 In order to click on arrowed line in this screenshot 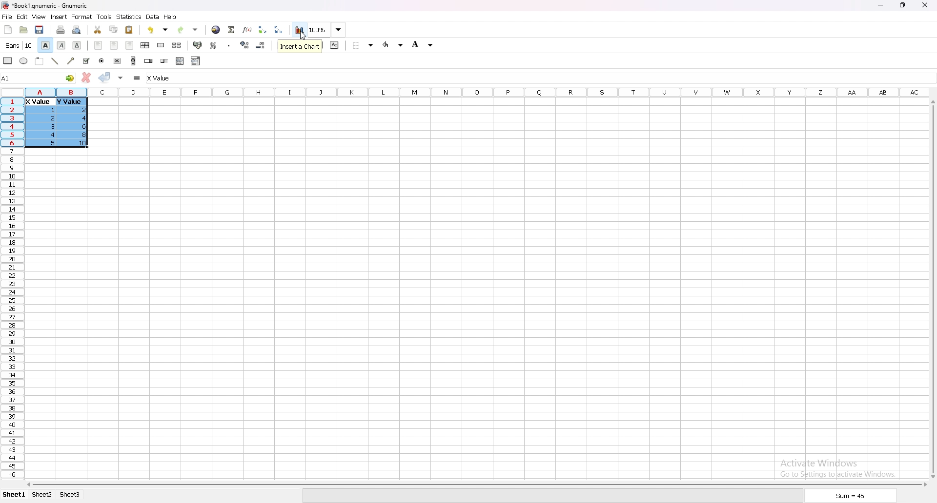, I will do `click(71, 60)`.